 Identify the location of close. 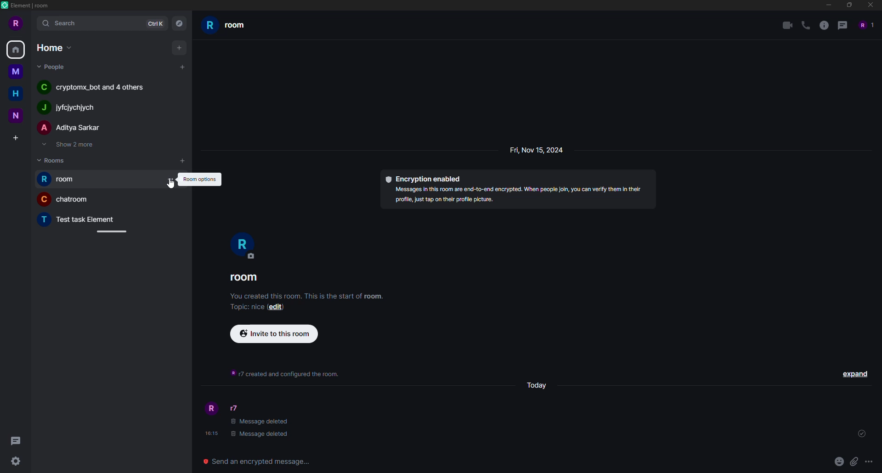
(871, 5).